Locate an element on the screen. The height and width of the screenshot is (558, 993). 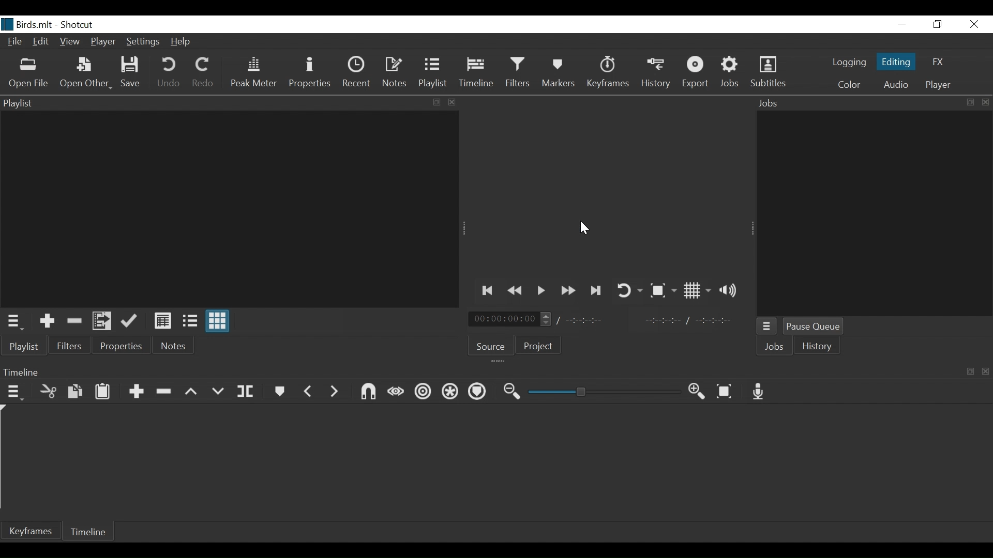
Append is located at coordinates (136, 392).